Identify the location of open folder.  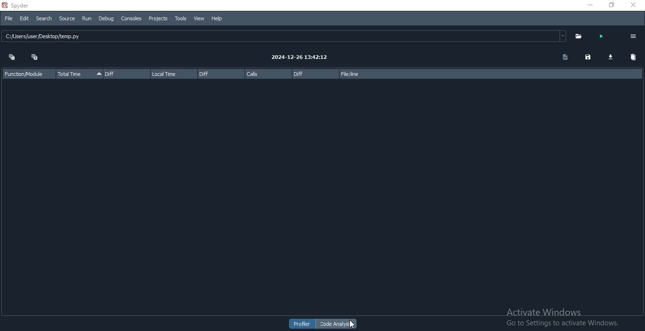
(581, 35).